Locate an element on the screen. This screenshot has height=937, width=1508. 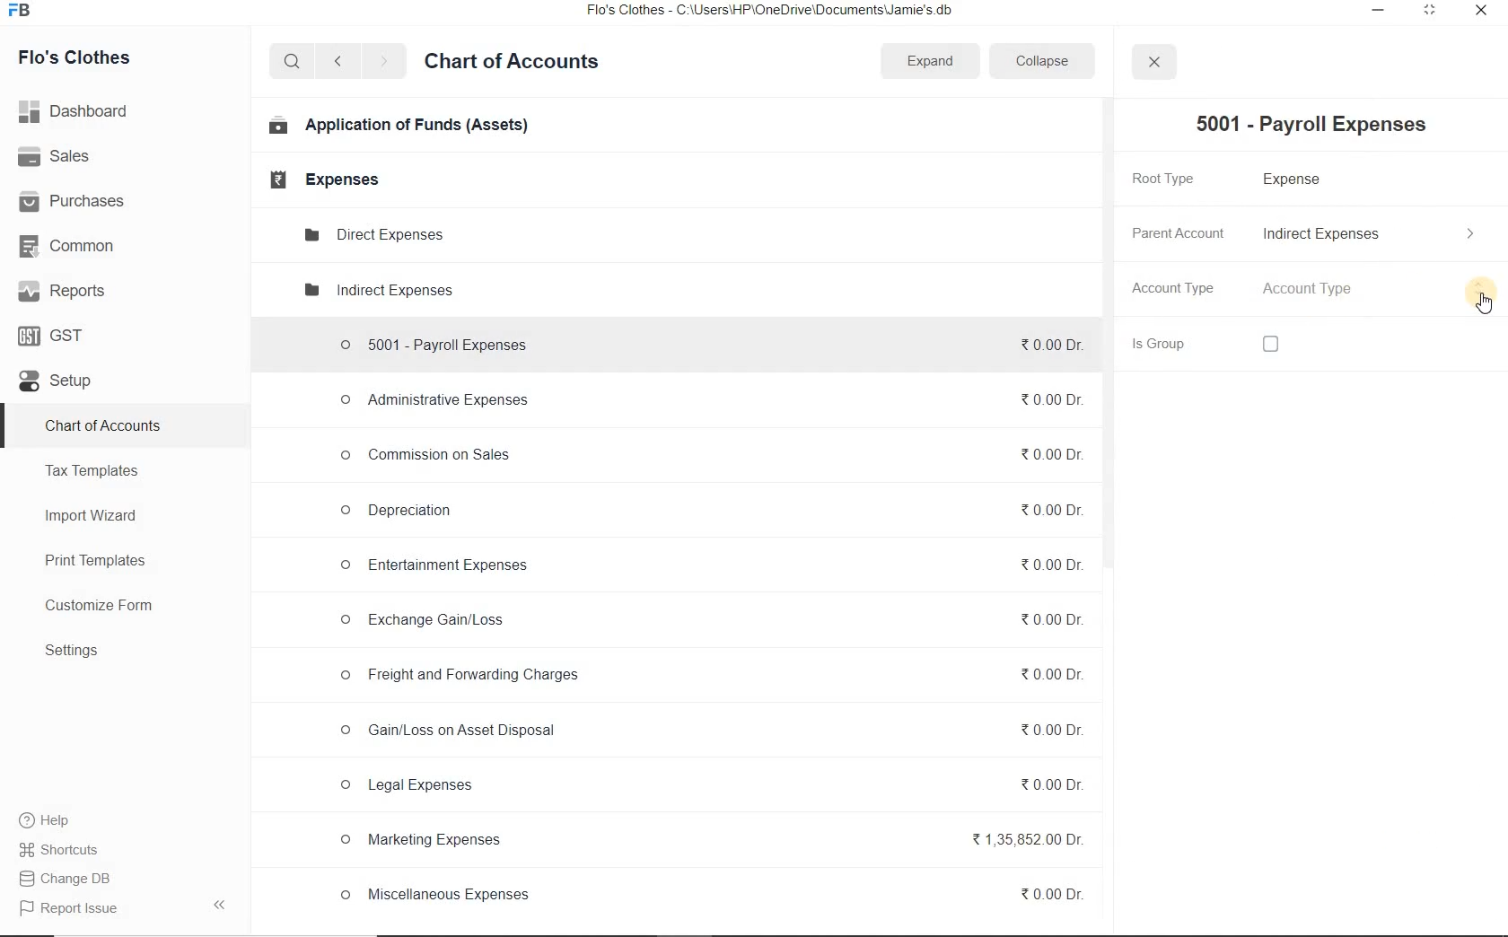
Purchases is located at coordinates (75, 202).